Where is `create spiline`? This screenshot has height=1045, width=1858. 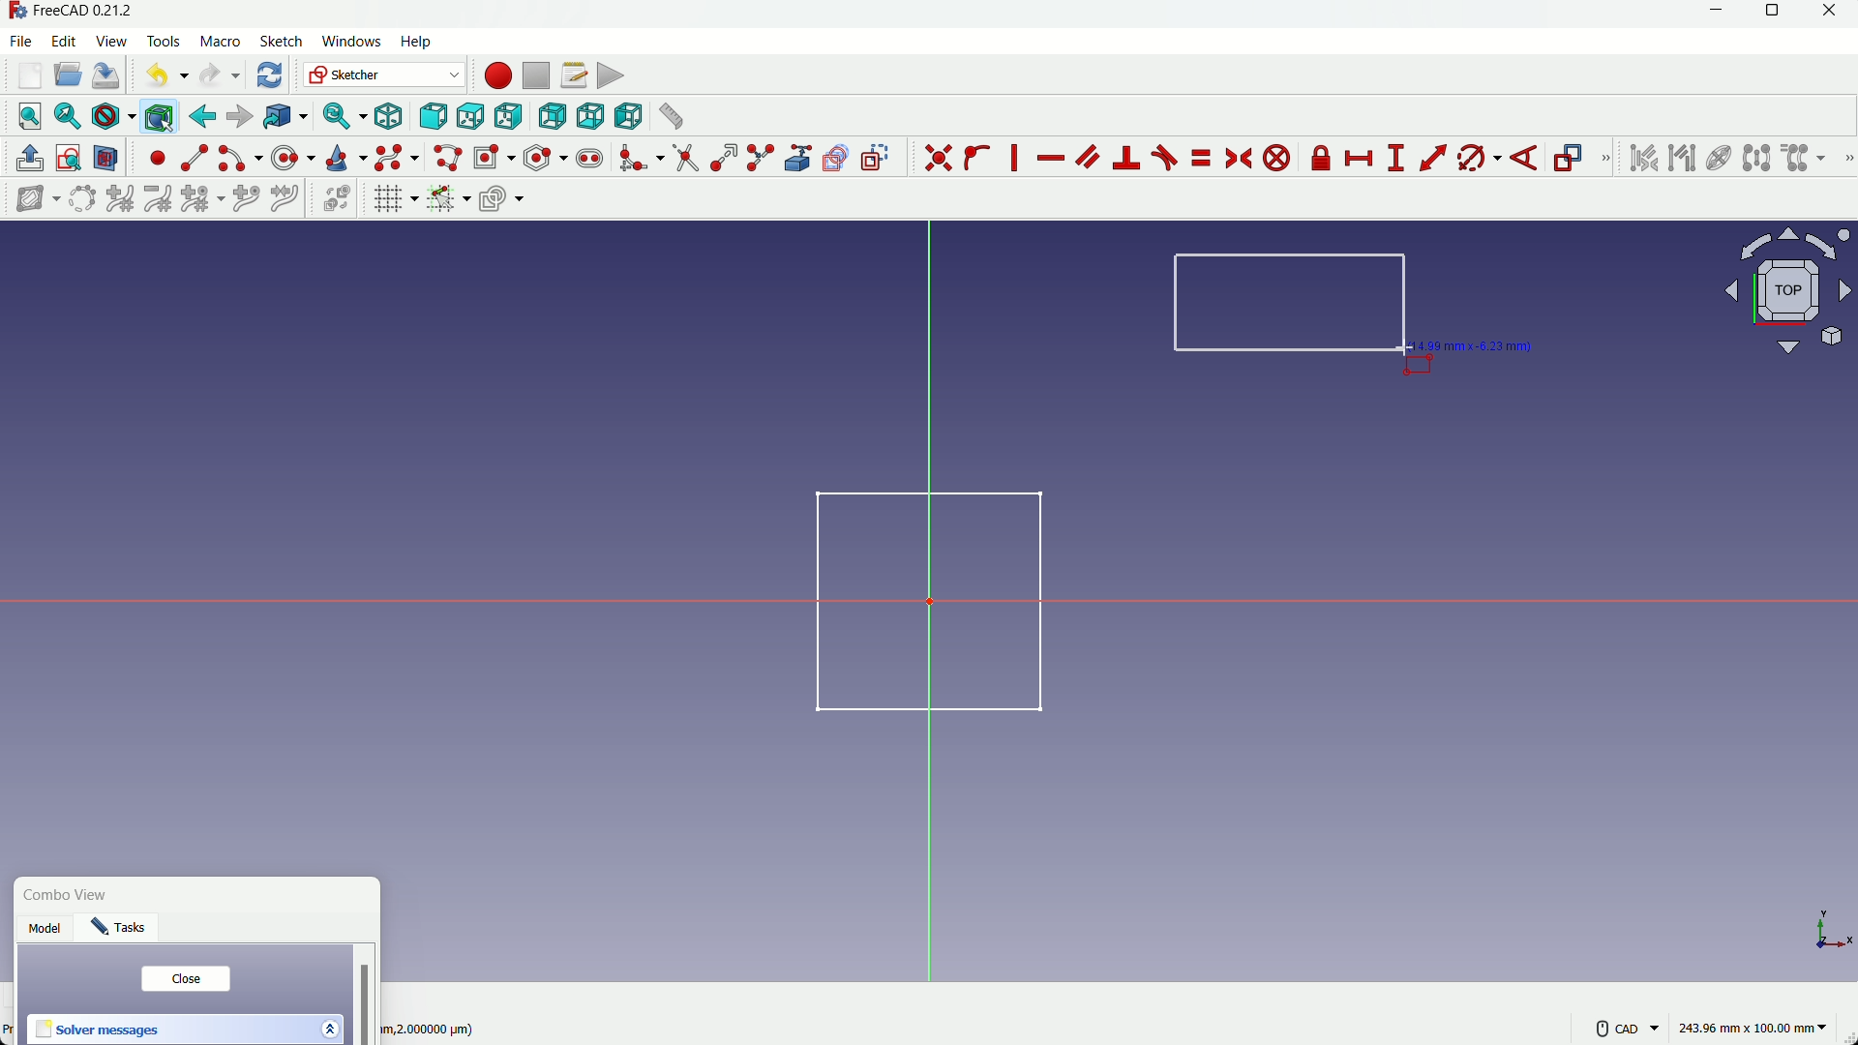 create spiline is located at coordinates (395, 157).